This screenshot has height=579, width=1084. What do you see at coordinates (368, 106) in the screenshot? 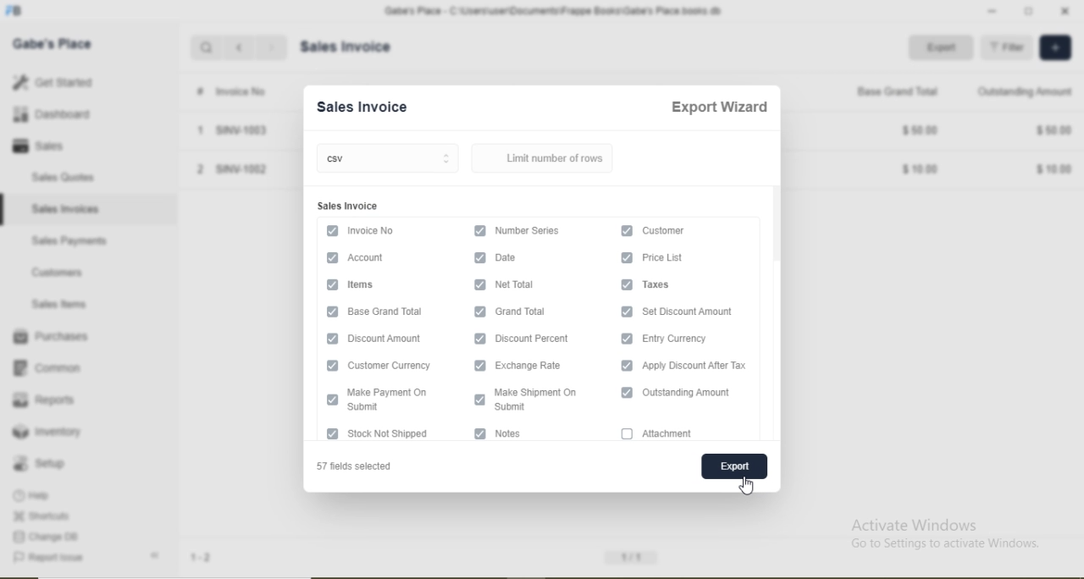
I see `Sales Invoice` at bounding box center [368, 106].